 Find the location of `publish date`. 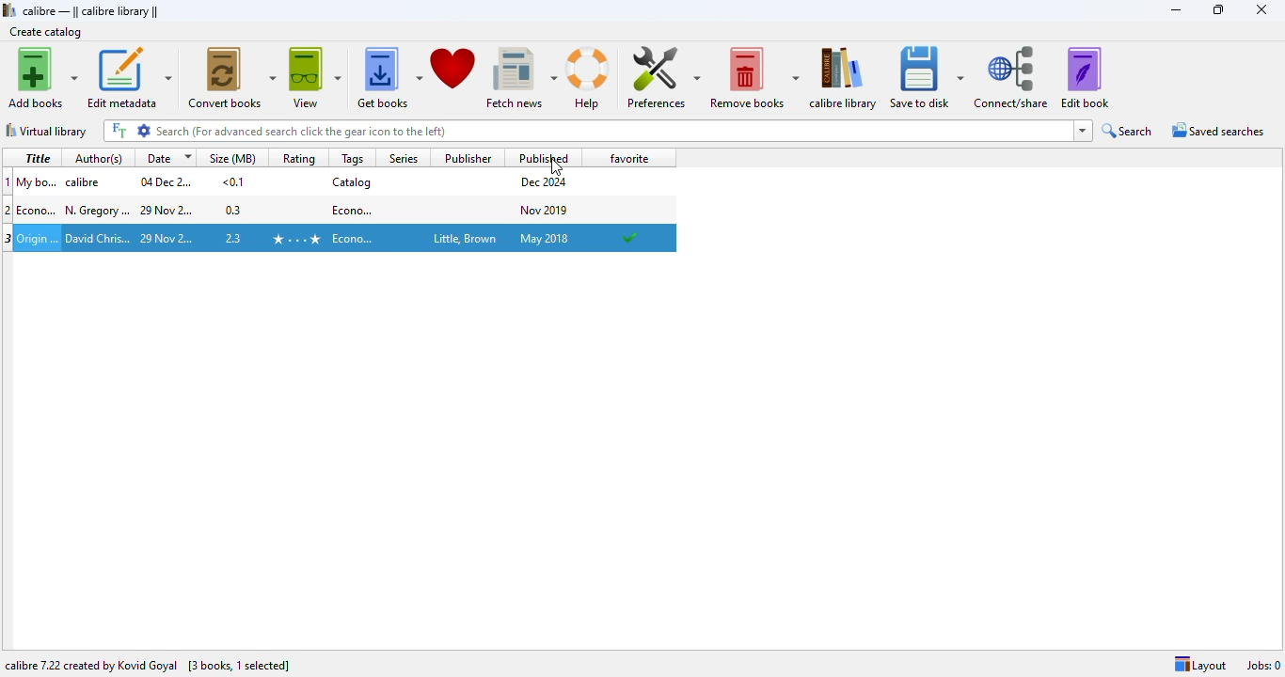

publish date is located at coordinates (545, 239).